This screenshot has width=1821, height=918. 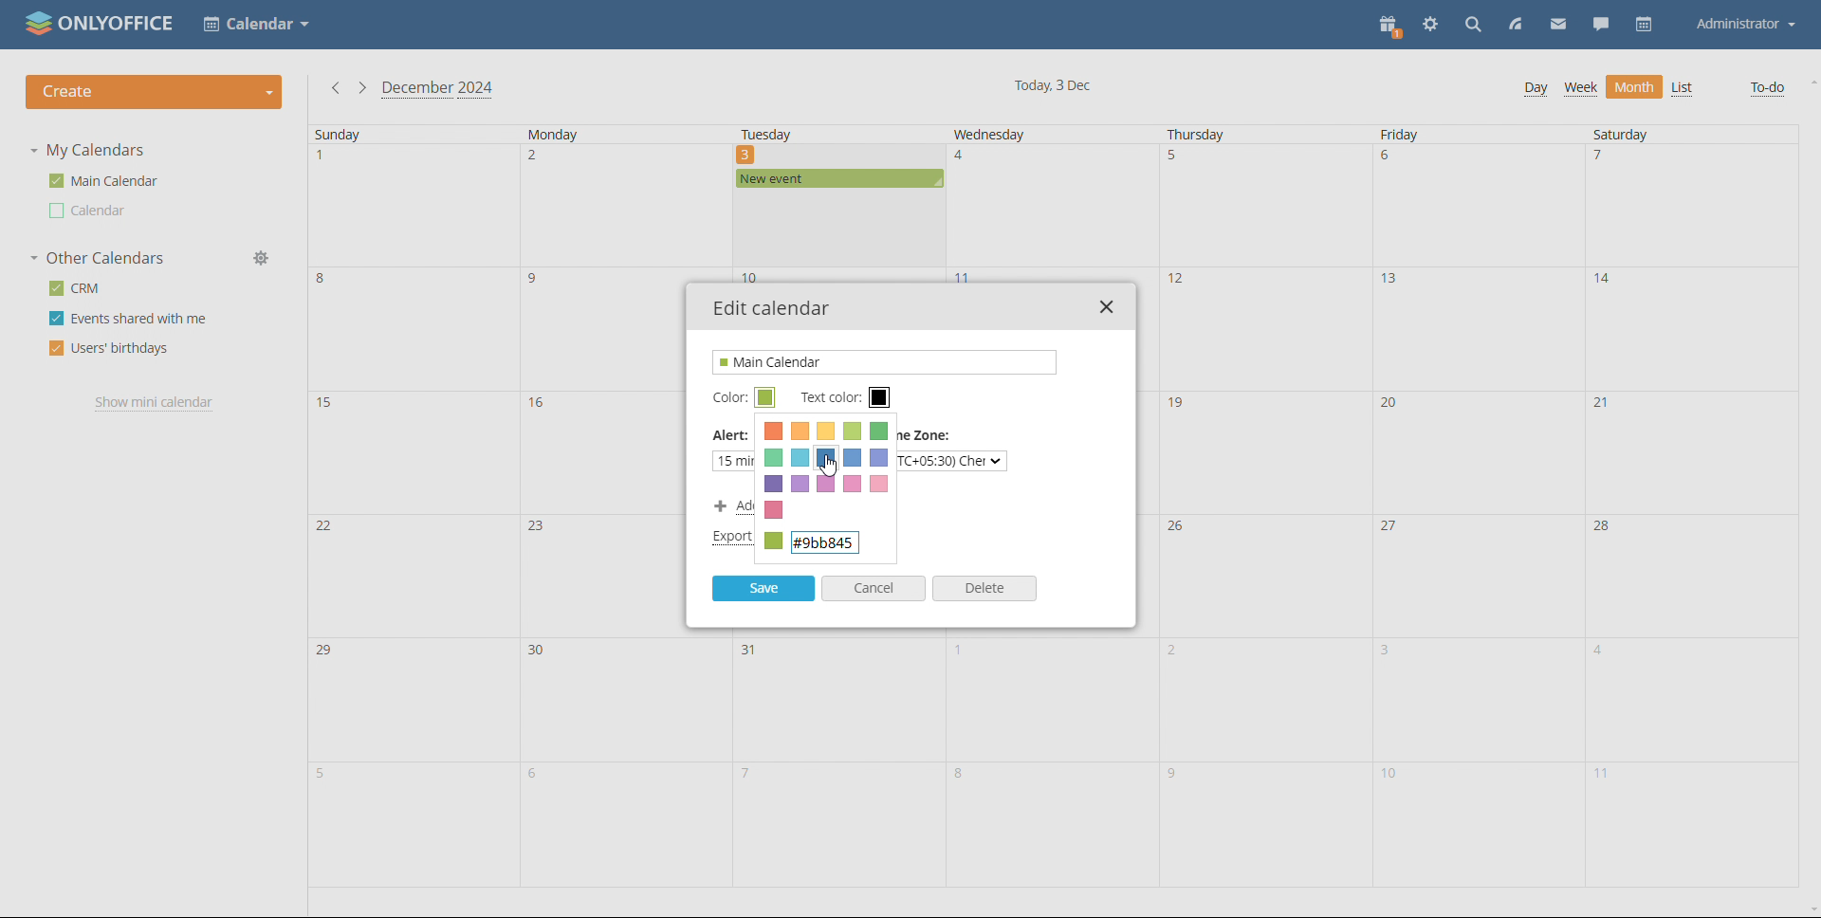 I want to click on date, so click(x=1261, y=700).